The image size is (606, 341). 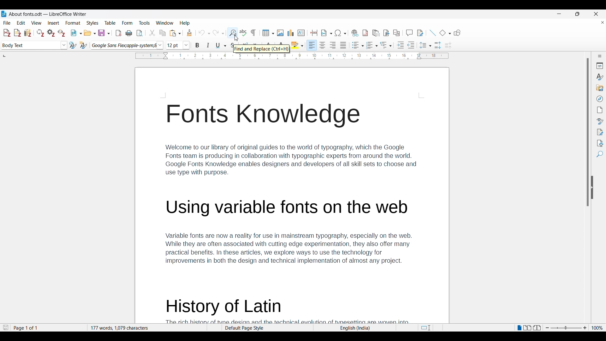 I want to click on Standard selection, so click(x=425, y=328).